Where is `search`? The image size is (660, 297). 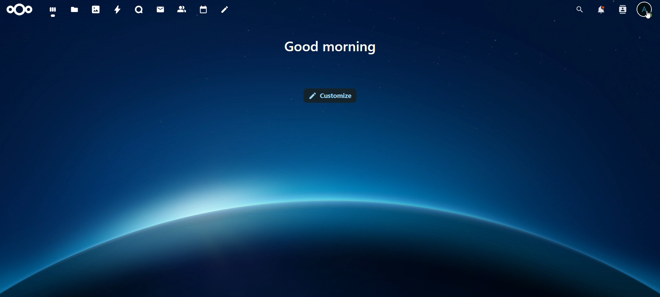 search is located at coordinates (579, 9).